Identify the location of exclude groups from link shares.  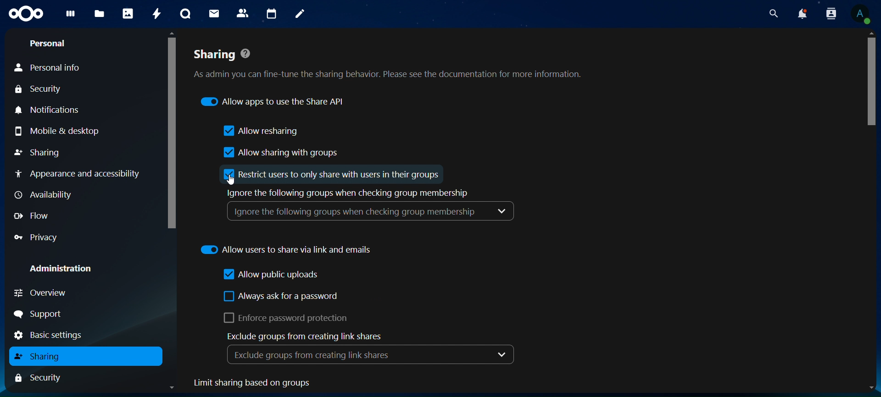
(374, 348).